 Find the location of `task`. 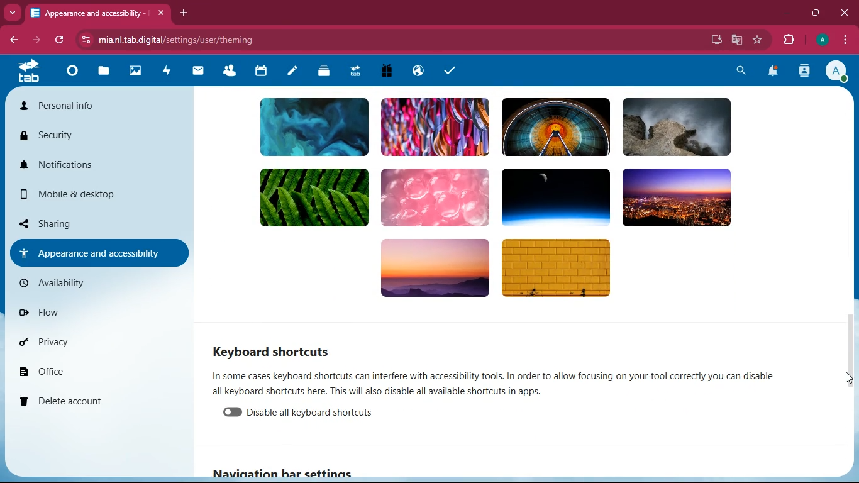

task is located at coordinates (452, 72).